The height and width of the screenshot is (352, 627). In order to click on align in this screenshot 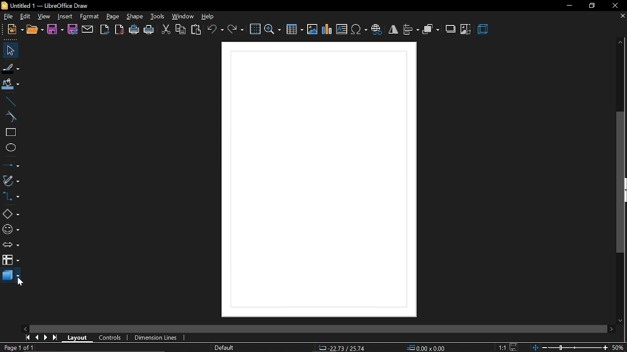, I will do `click(411, 30)`.